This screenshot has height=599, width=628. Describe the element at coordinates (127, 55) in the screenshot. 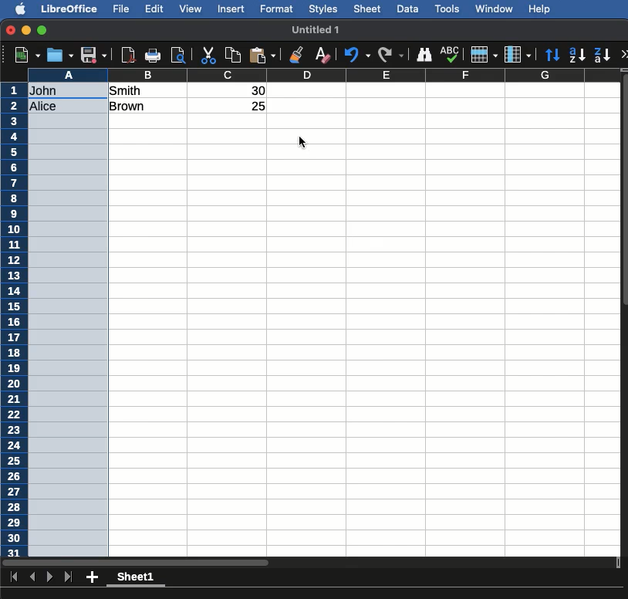

I see `Export to pdf` at that location.